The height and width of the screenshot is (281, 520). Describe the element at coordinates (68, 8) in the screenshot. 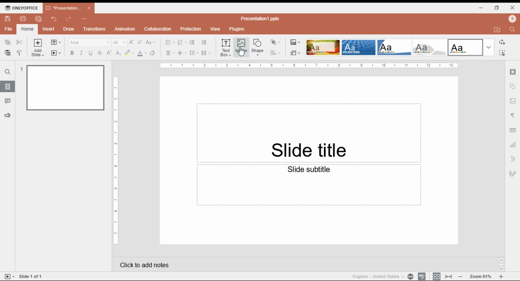

I see `presentation 1` at that location.